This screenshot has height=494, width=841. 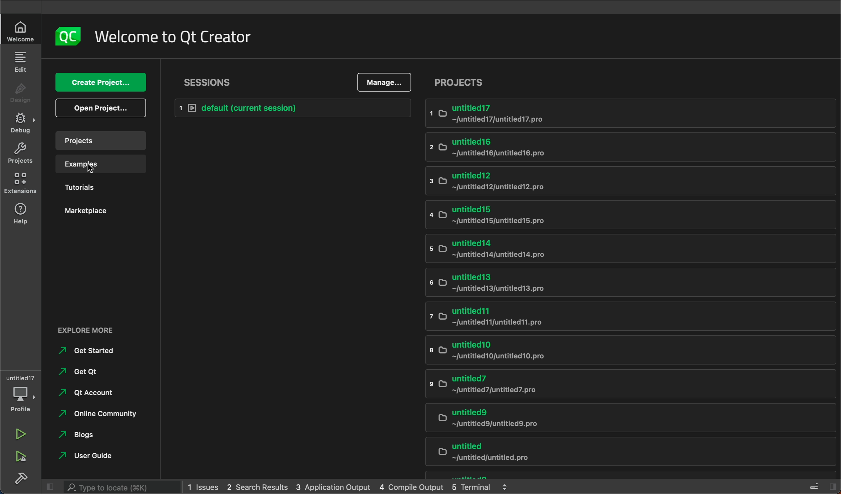 What do you see at coordinates (97, 414) in the screenshot?
I see `online community` at bounding box center [97, 414].